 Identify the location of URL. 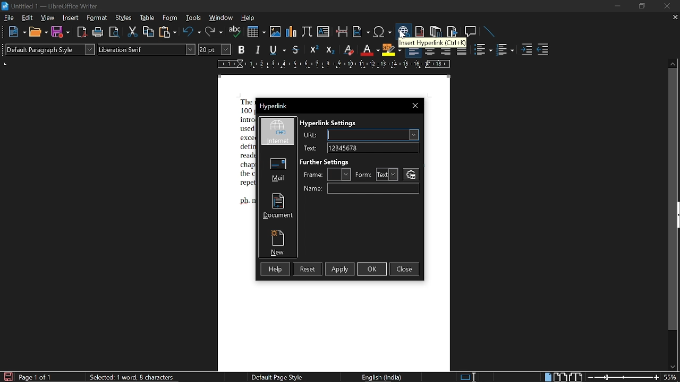
(373, 135).